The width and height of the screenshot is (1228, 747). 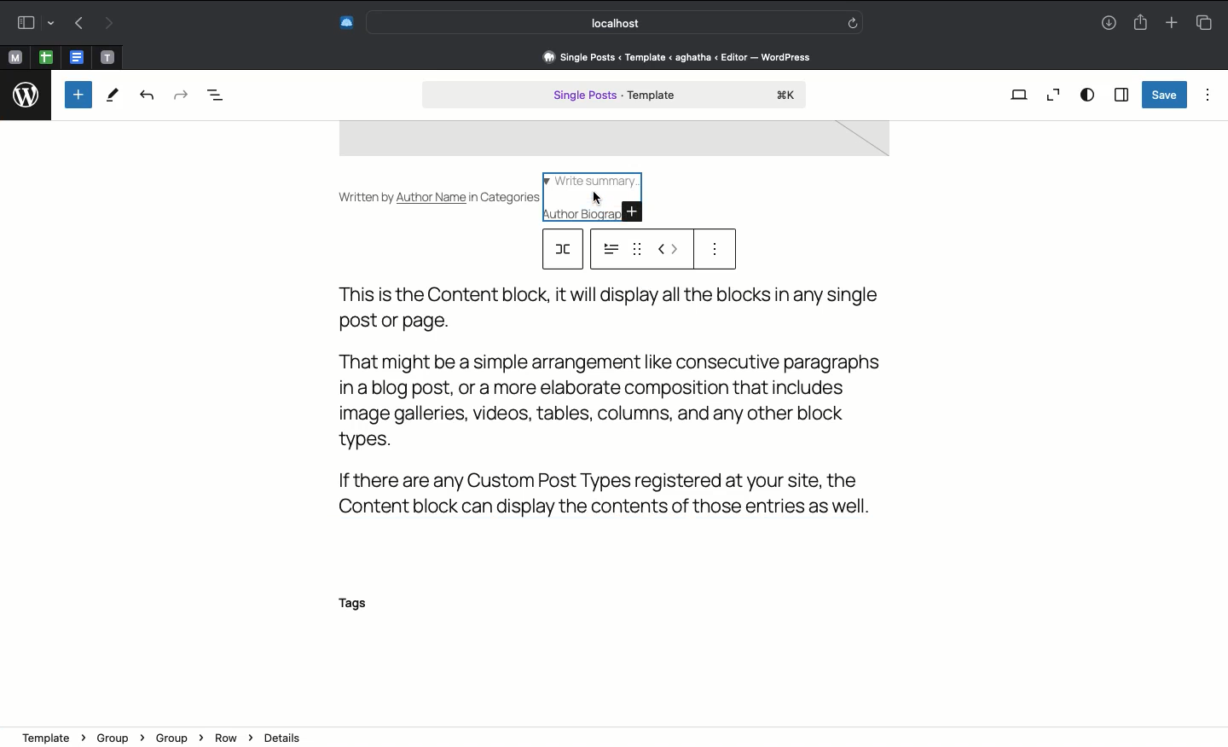 I want to click on Write summary, so click(x=593, y=184).